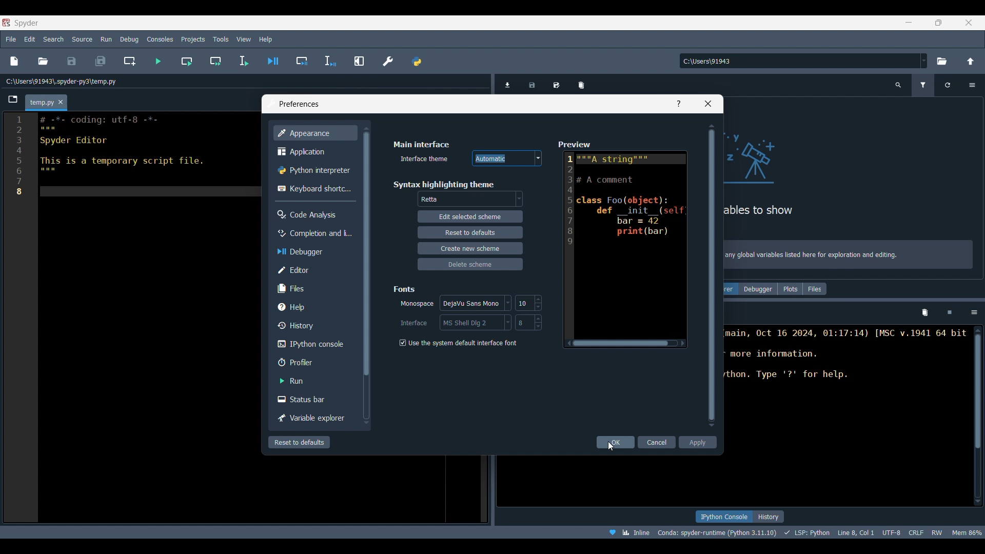  Describe the element at coordinates (443, 184) in the screenshot. I see `Section title` at that location.